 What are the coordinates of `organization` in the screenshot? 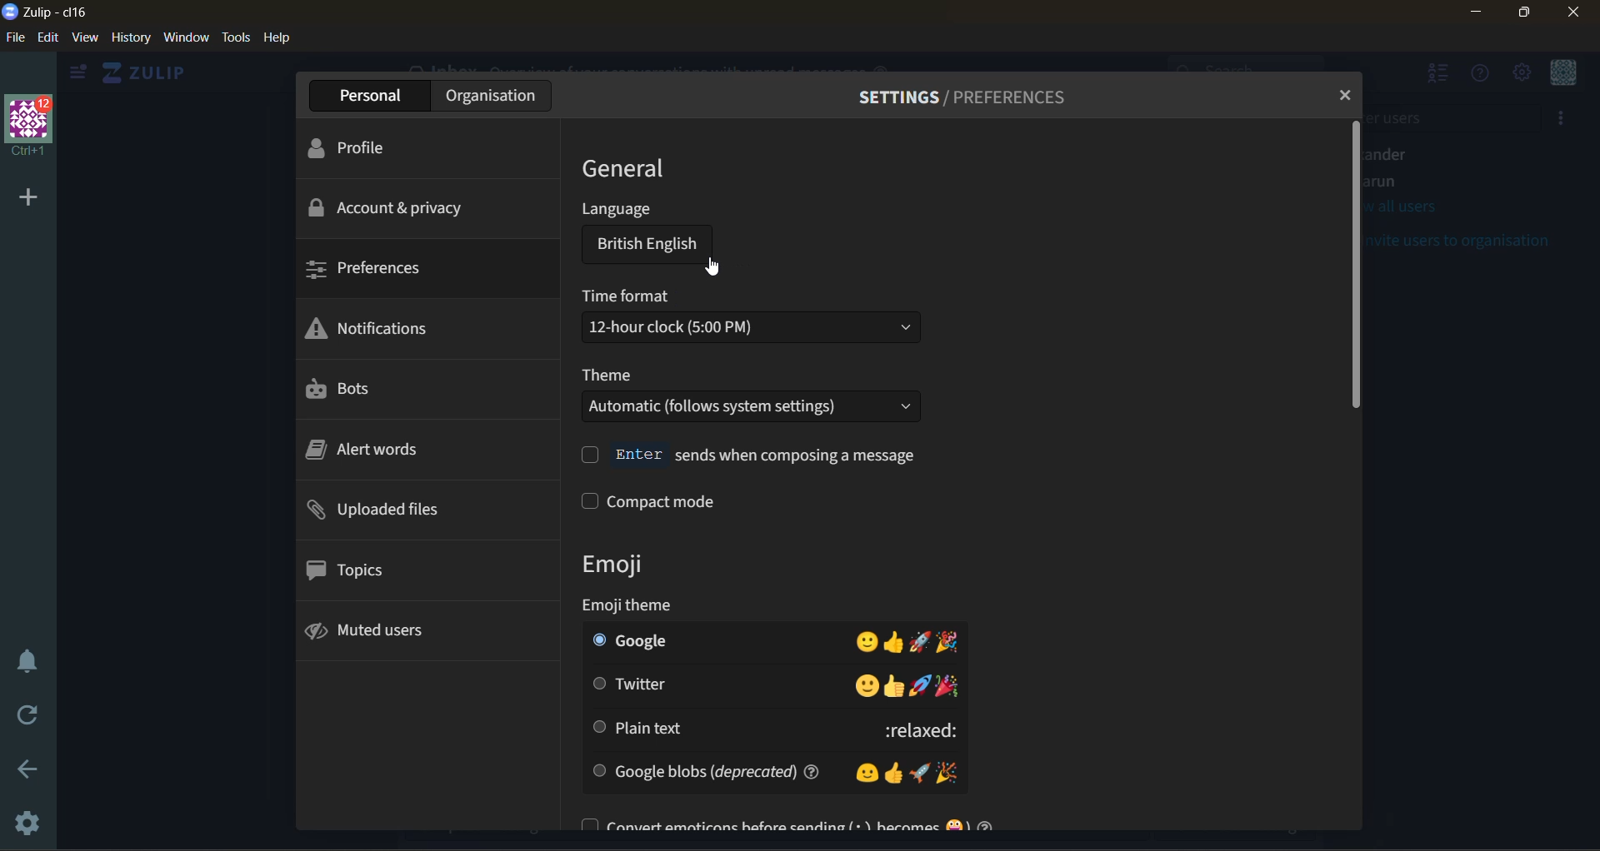 It's located at (495, 94).